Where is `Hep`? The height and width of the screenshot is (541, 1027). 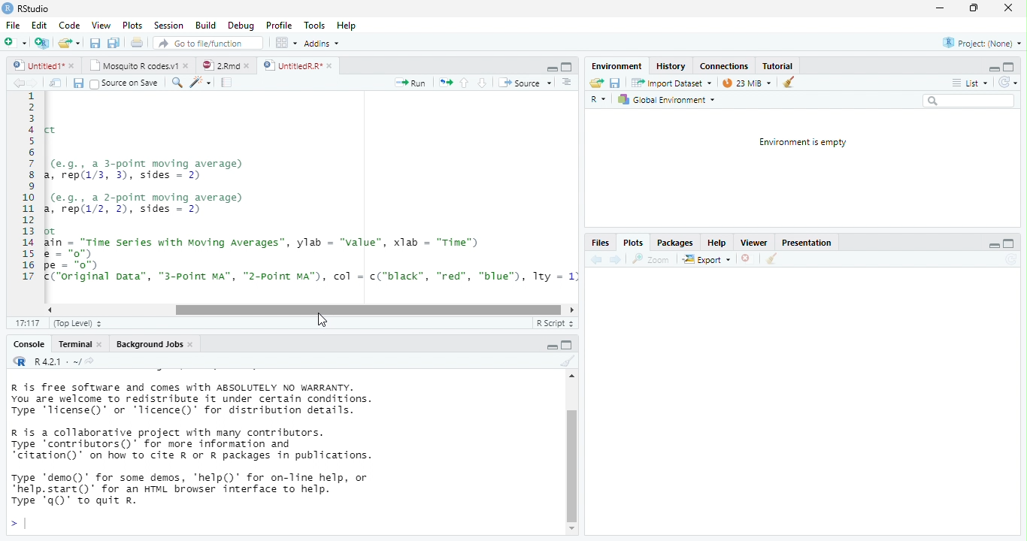
Hep is located at coordinates (346, 26).